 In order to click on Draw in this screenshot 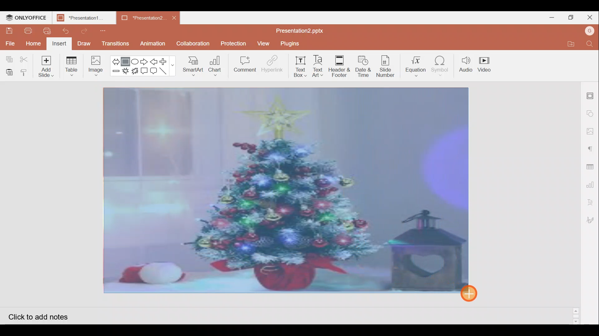, I will do `click(84, 44)`.